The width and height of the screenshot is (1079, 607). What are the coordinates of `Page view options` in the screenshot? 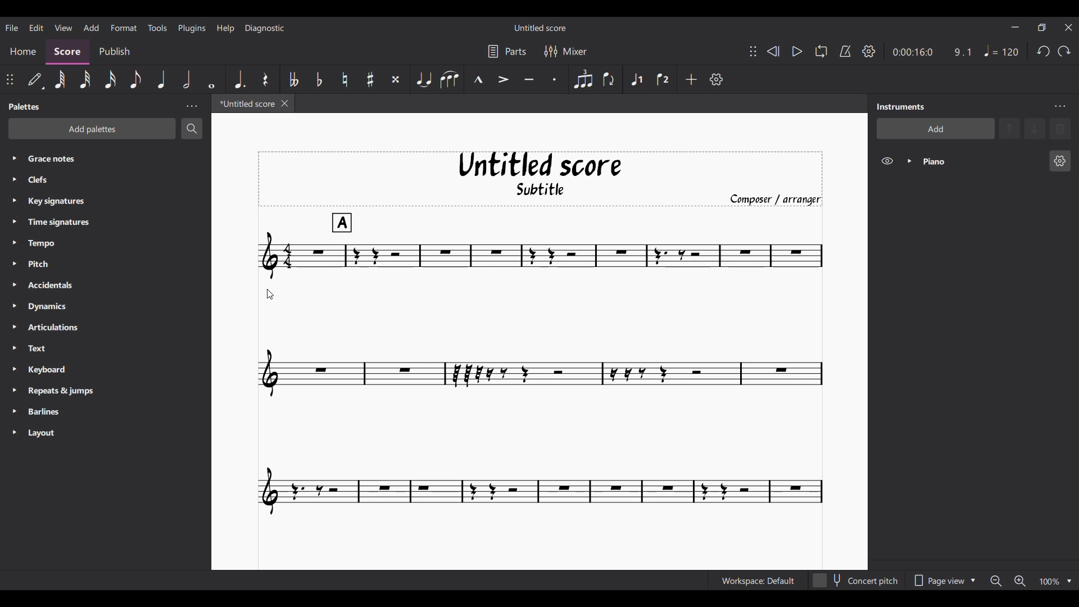 It's located at (944, 581).